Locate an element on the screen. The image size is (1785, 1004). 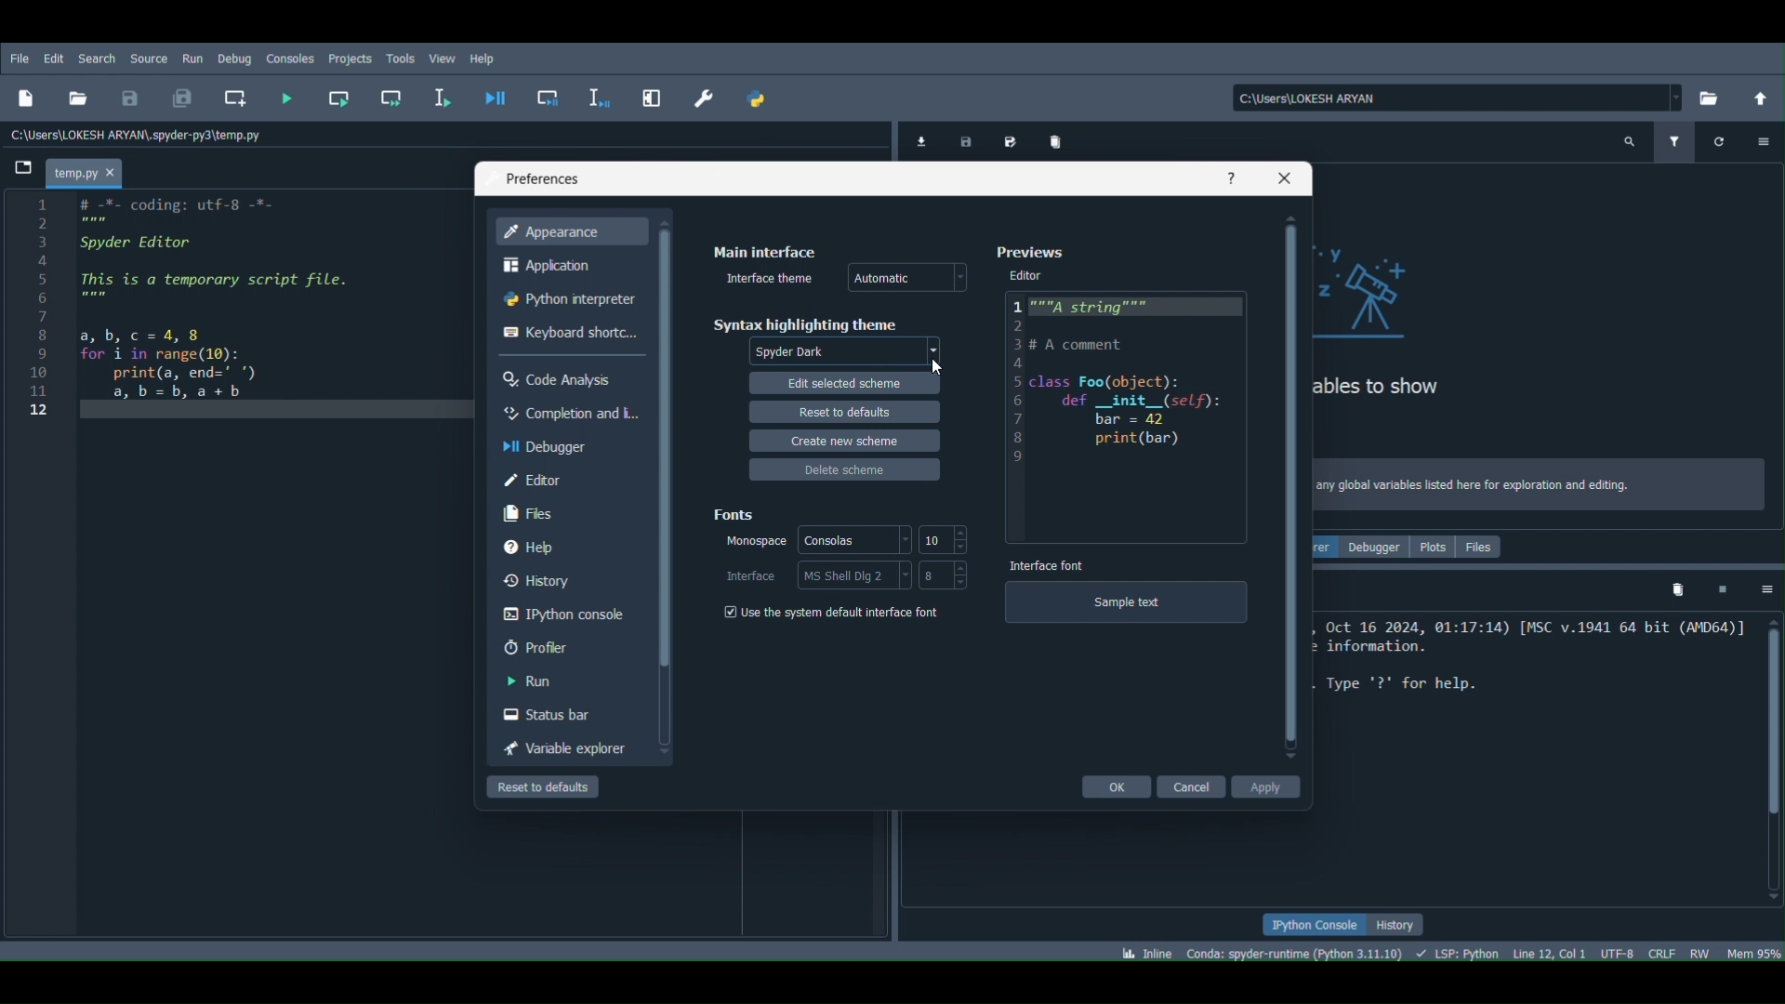
Run current cell (Ctrl + Return) is located at coordinates (333, 98).